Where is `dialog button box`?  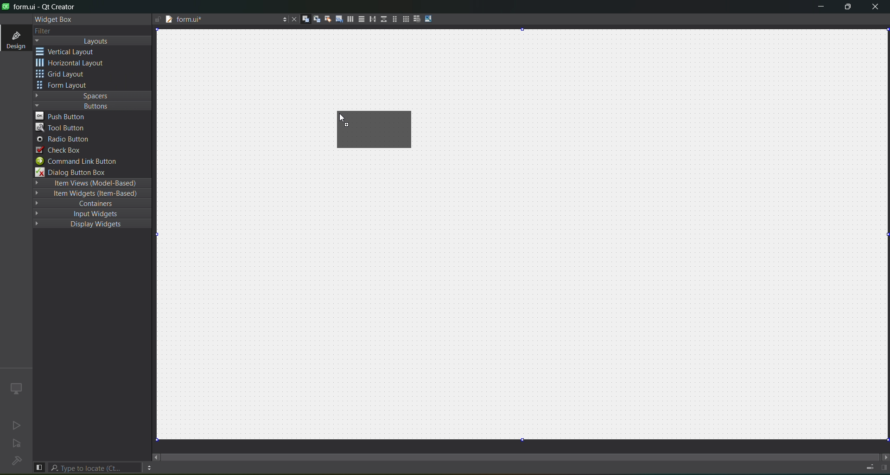 dialog button box is located at coordinates (76, 173).